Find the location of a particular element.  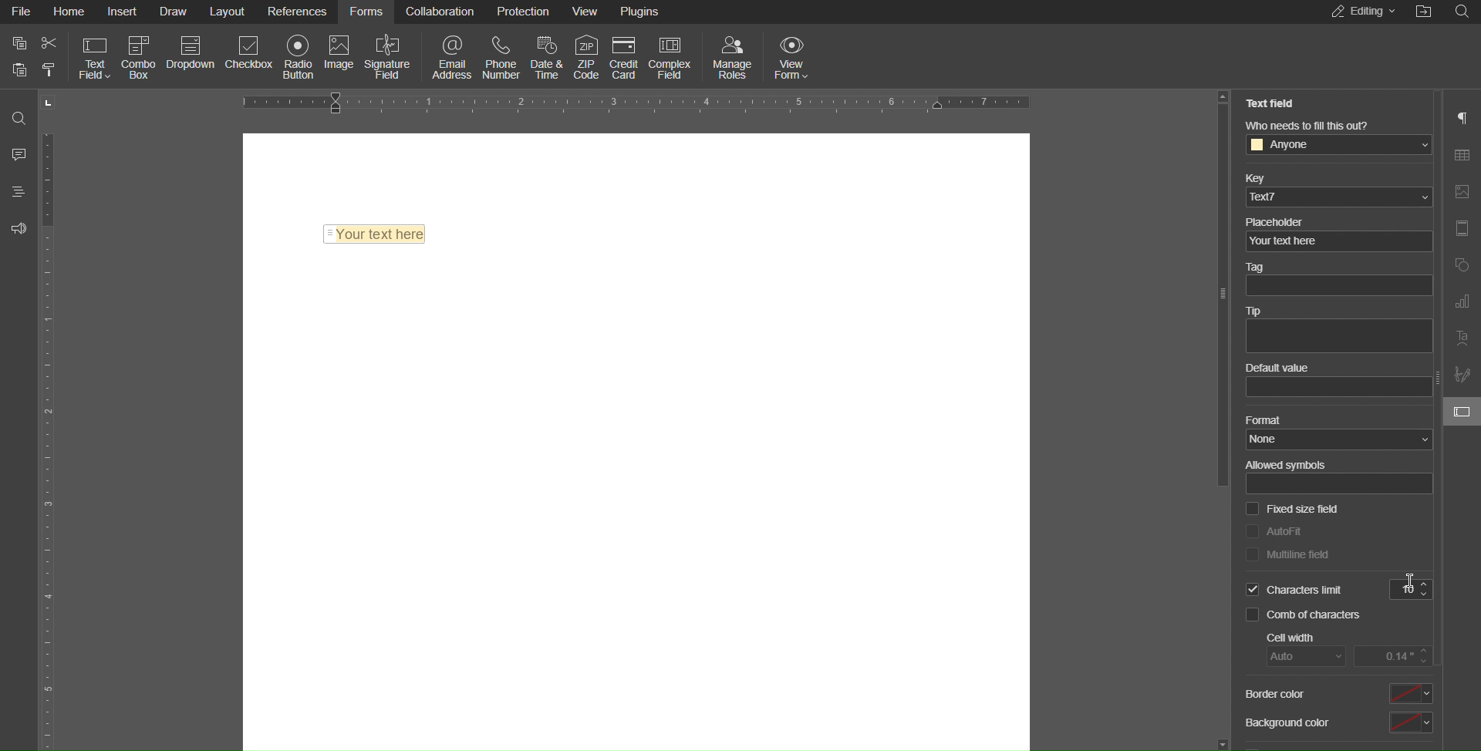

Editing is located at coordinates (1359, 12).